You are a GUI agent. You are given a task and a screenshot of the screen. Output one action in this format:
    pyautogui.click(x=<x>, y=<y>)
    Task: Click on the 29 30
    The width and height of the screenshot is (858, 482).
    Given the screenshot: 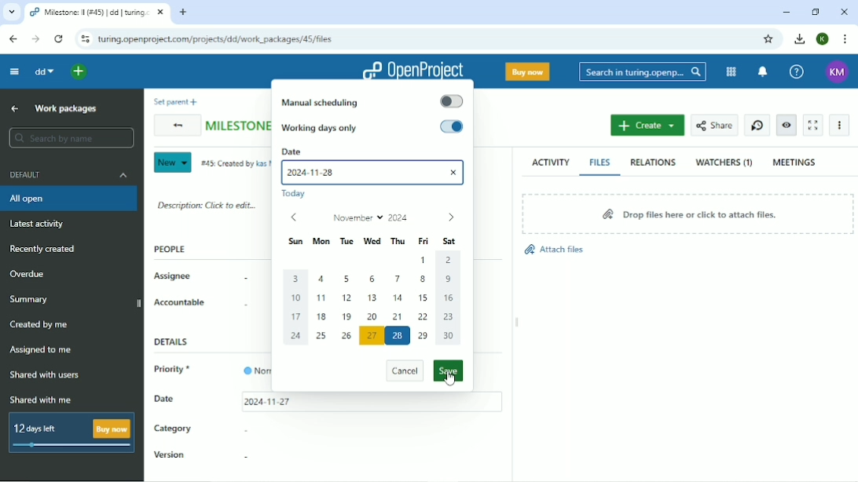 What is the action you would take?
    pyautogui.click(x=437, y=334)
    